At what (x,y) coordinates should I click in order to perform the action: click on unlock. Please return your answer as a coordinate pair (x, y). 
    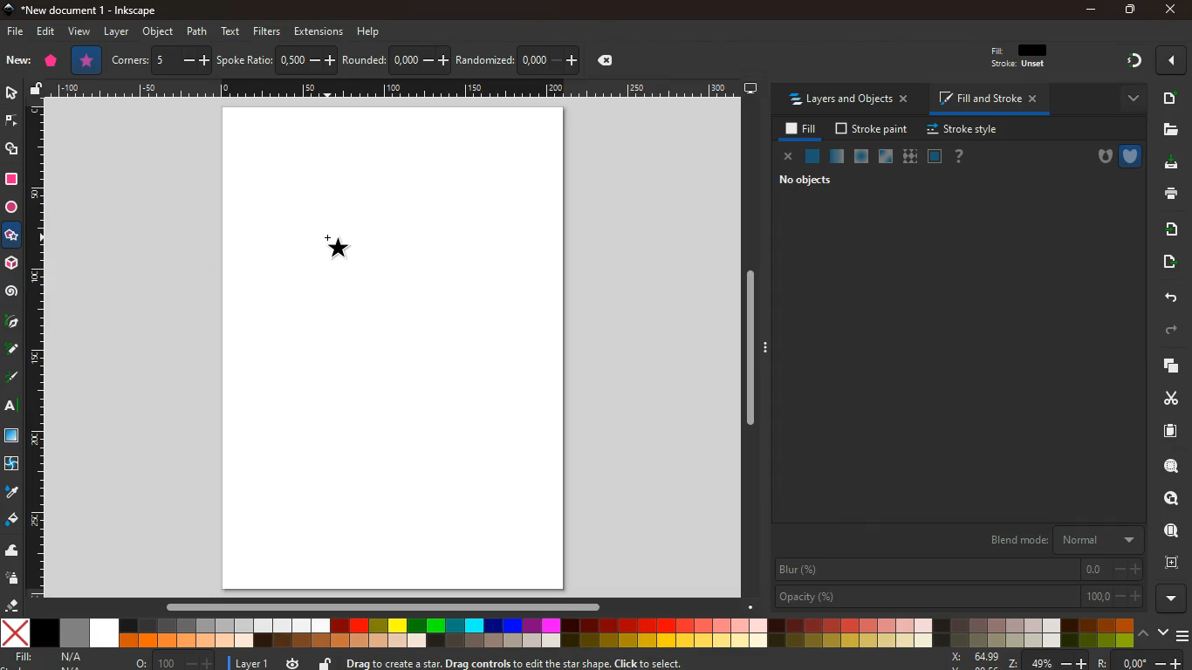
    Looking at the image, I should click on (325, 662).